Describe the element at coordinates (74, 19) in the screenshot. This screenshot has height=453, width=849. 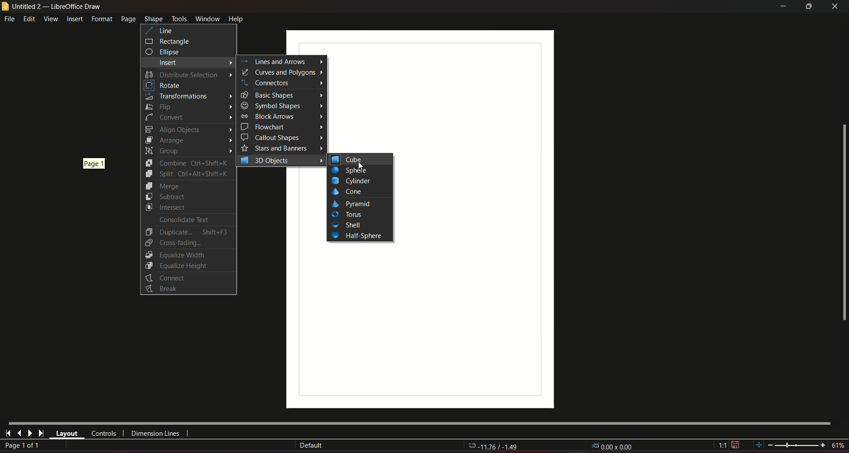
I see `insert` at that location.